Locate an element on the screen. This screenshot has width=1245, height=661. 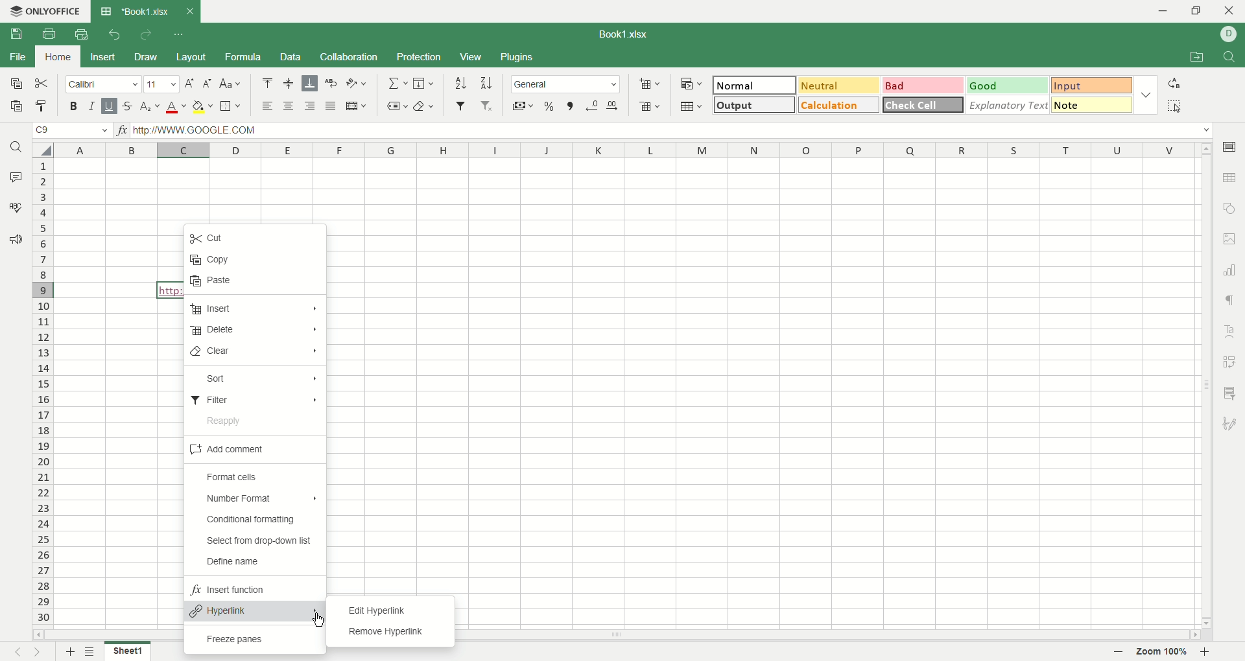
print is located at coordinates (47, 34).